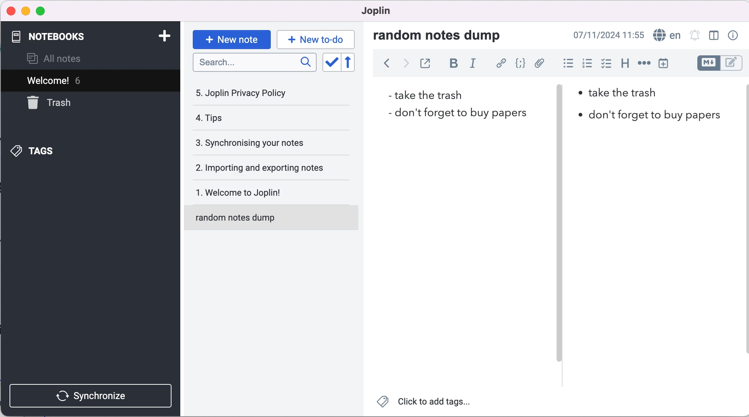 This screenshot has height=417, width=749. What do you see at coordinates (604, 63) in the screenshot?
I see `check box` at bounding box center [604, 63].